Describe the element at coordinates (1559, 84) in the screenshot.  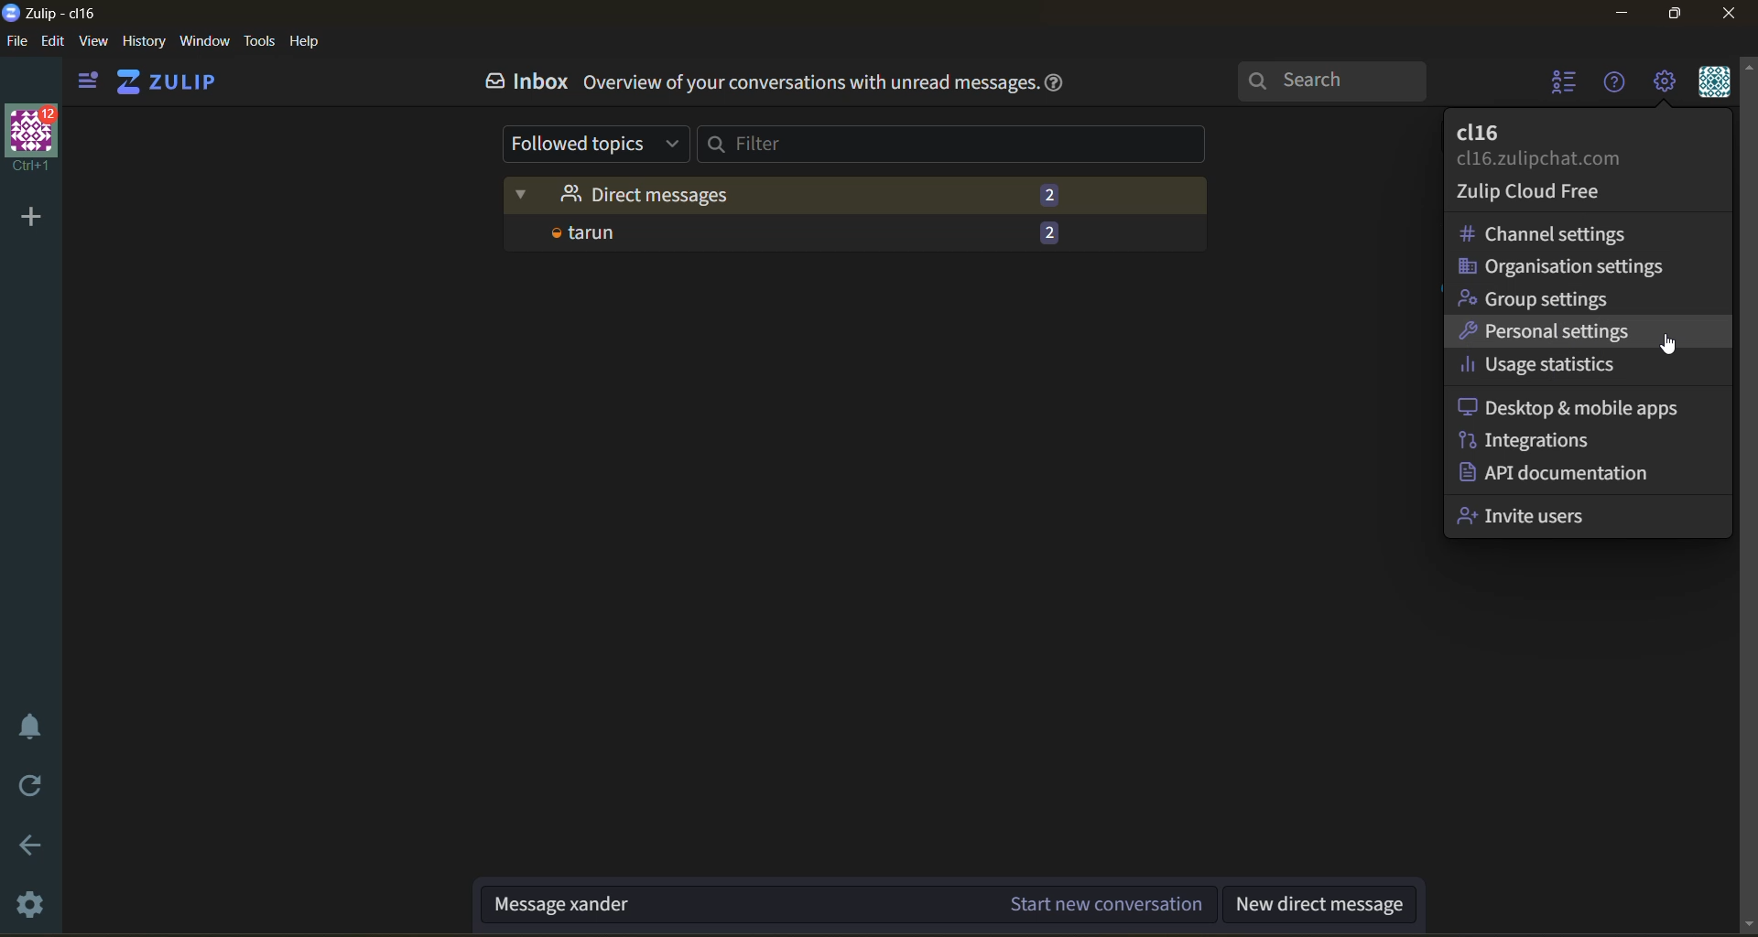
I see `hide user list` at that location.